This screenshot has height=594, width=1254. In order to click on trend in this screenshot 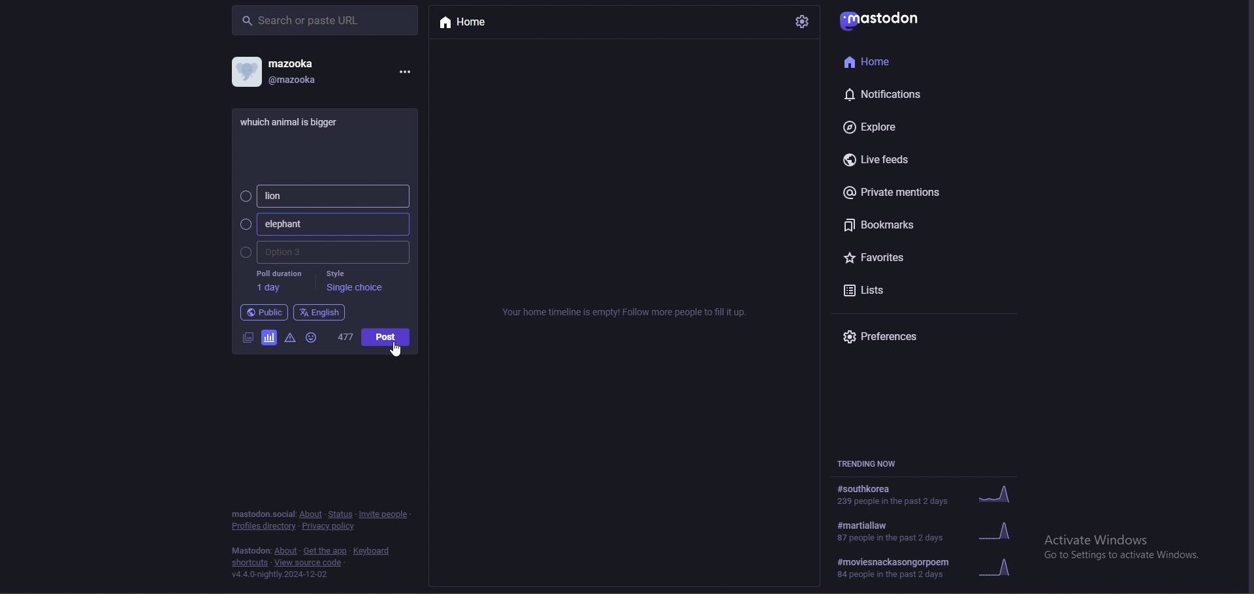, I will do `click(933, 531)`.